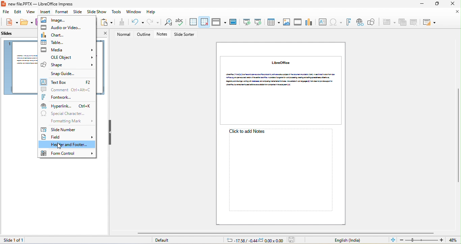  What do you see at coordinates (27, 23) in the screenshot?
I see `open` at bounding box center [27, 23].